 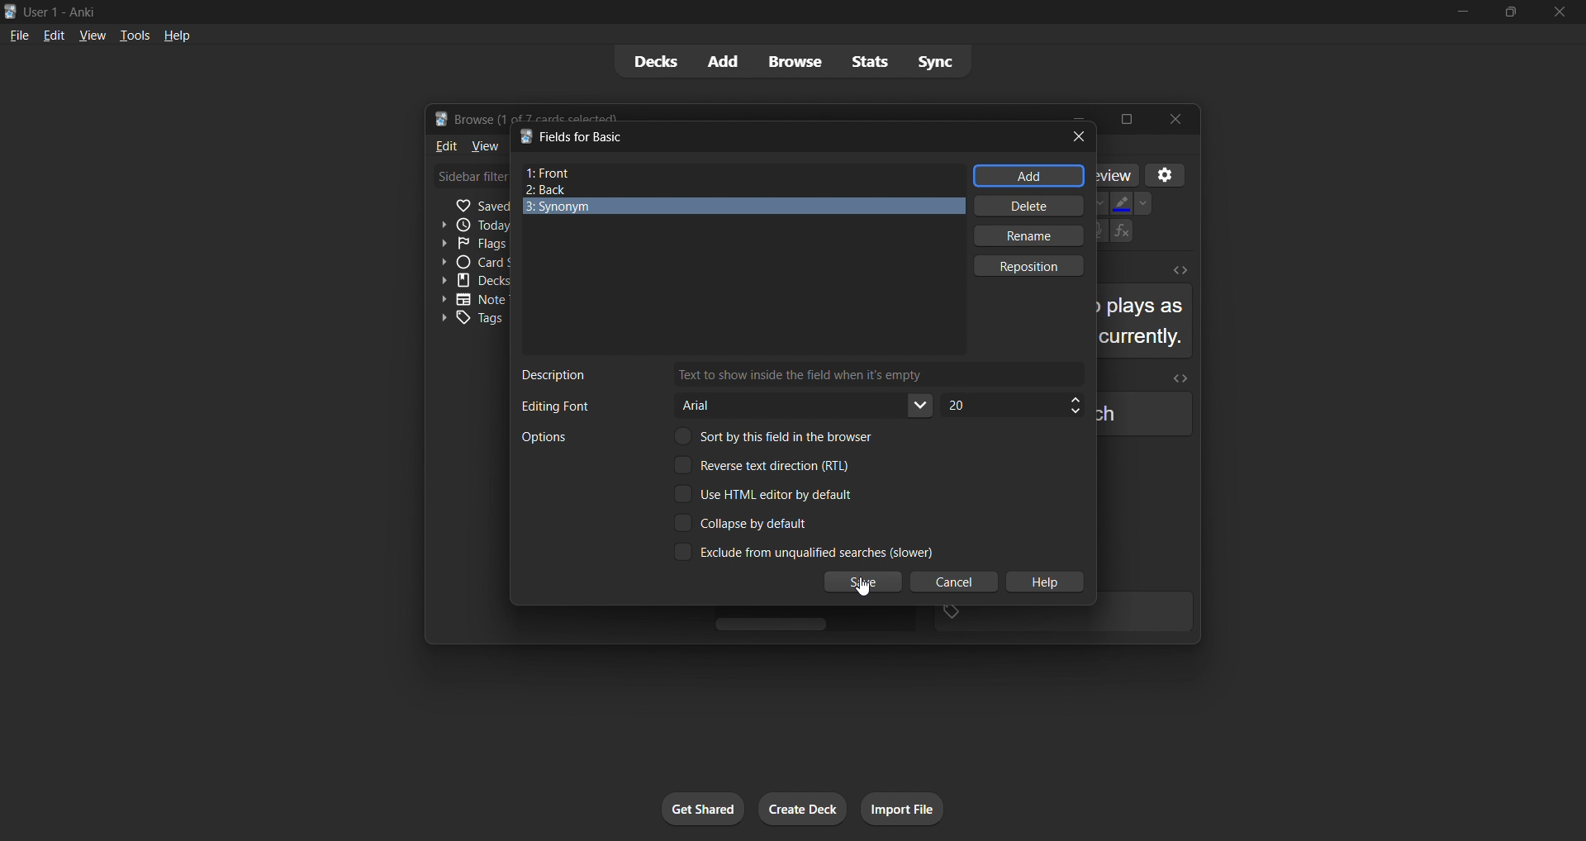 What do you see at coordinates (729, 404) in the screenshot?
I see `field font` at bounding box center [729, 404].